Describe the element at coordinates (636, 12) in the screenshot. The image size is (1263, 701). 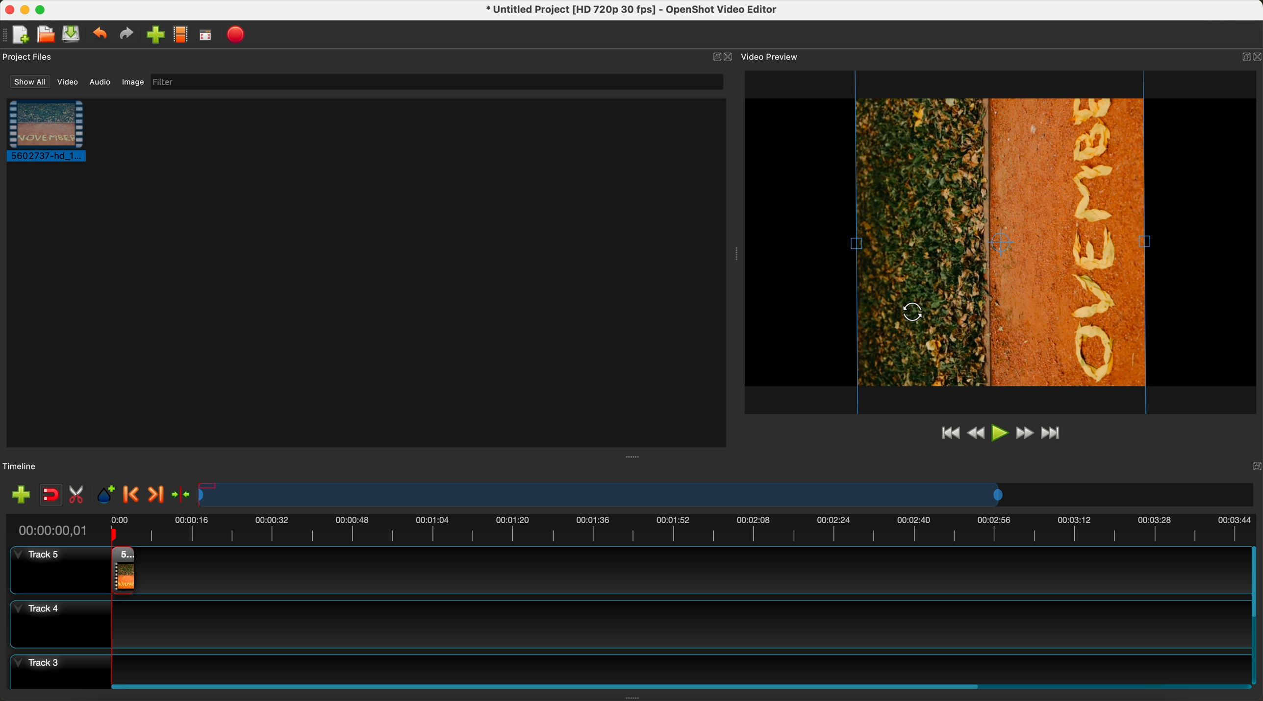
I see `file name` at that location.